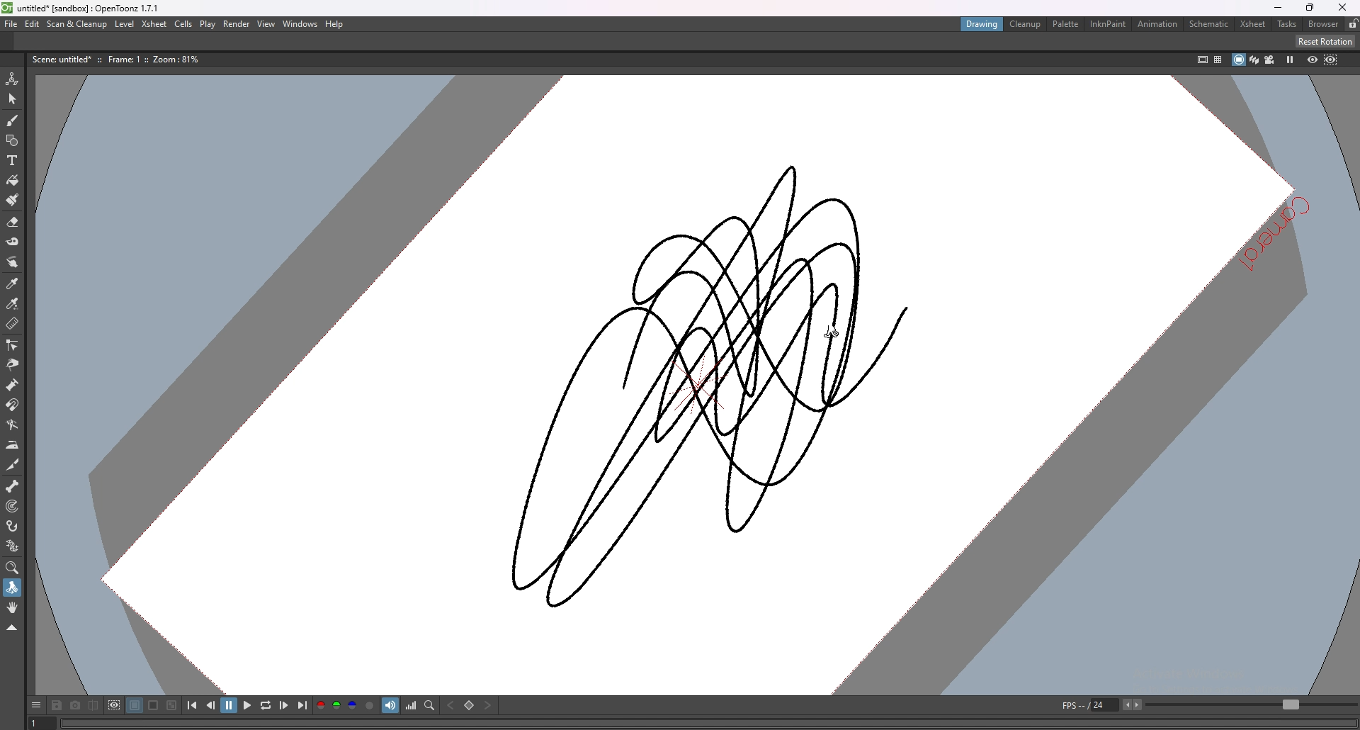 The width and height of the screenshot is (1360, 730). What do you see at coordinates (351, 705) in the screenshot?
I see `blue channel` at bounding box center [351, 705].